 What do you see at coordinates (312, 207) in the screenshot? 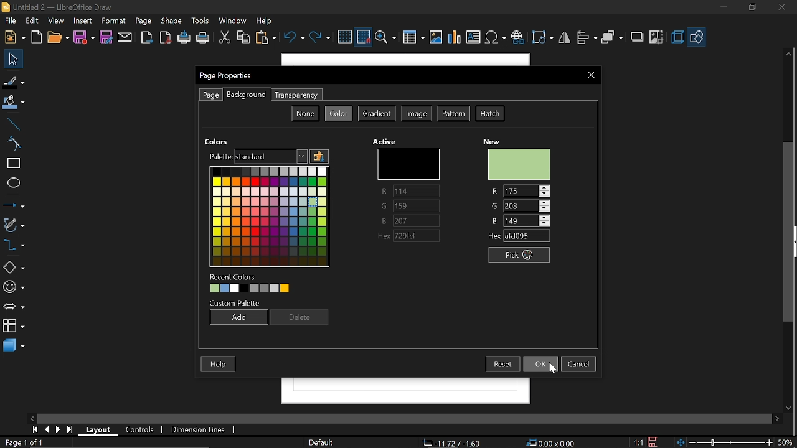
I see `Cursor` at bounding box center [312, 207].